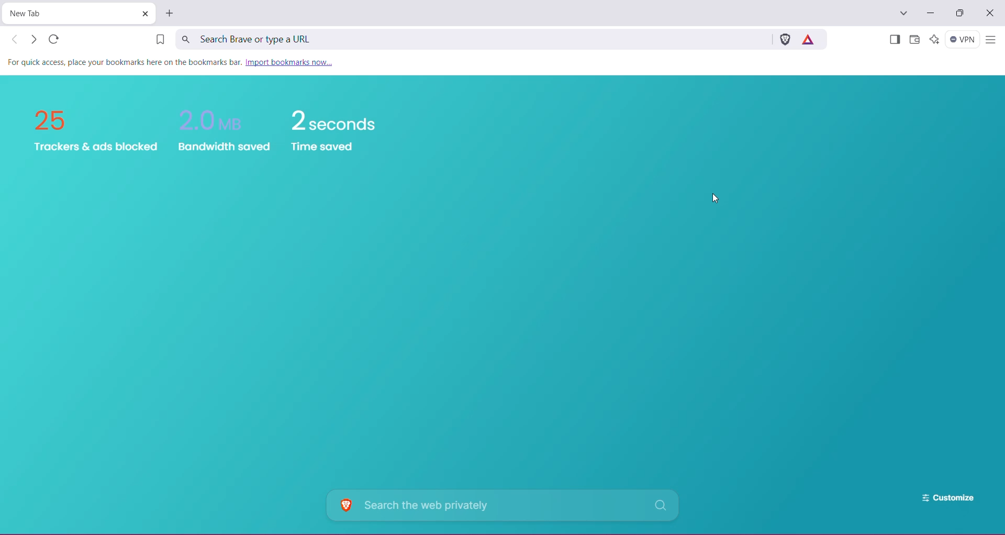  Describe the element at coordinates (914, 40) in the screenshot. I see `Brave Wallet` at that location.